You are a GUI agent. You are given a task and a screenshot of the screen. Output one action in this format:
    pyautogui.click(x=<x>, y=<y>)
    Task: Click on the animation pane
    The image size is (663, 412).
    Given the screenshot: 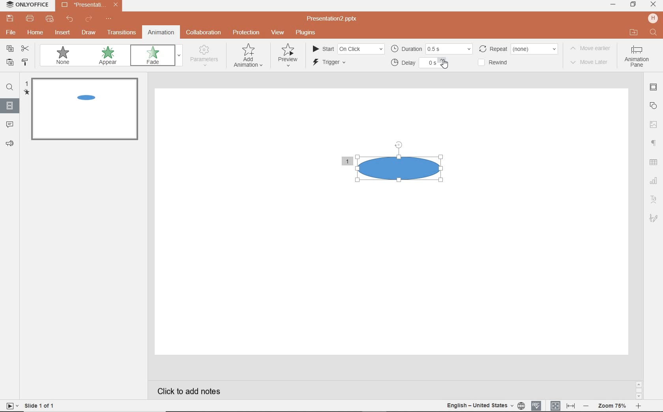 What is the action you would take?
    pyautogui.click(x=637, y=57)
    